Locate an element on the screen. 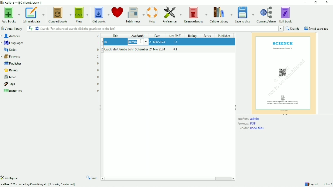 The width and height of the screenshot is (333, 187). View is located at coordinates (81, 15).